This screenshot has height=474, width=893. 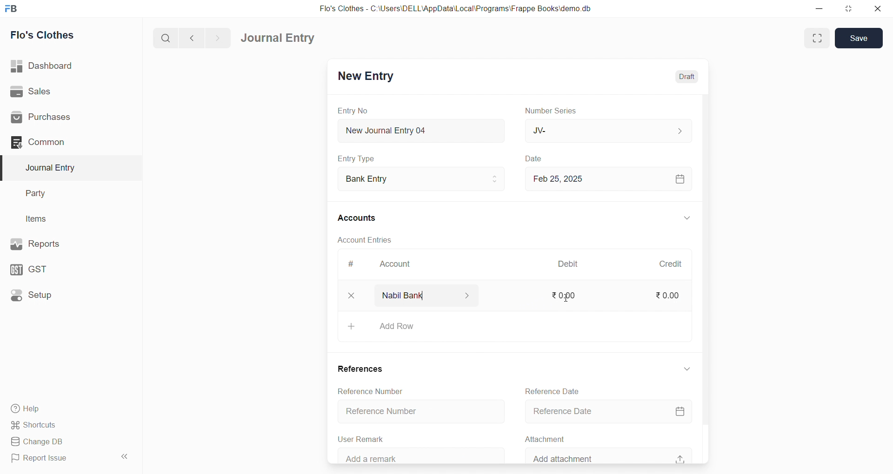 What do you see at coordinates (66, 168) in the screenshot?
I see `Journal Entry` at bounding box center [66, 168].